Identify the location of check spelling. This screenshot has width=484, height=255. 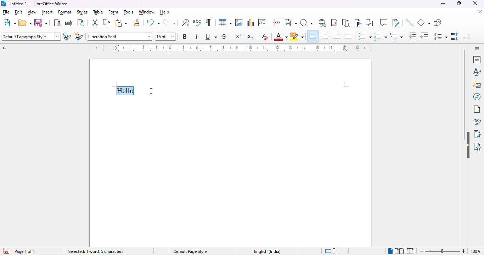
(197, 22).